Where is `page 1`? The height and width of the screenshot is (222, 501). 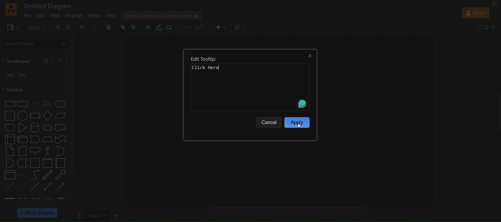
page 1 is located at coordinates (93, 215).